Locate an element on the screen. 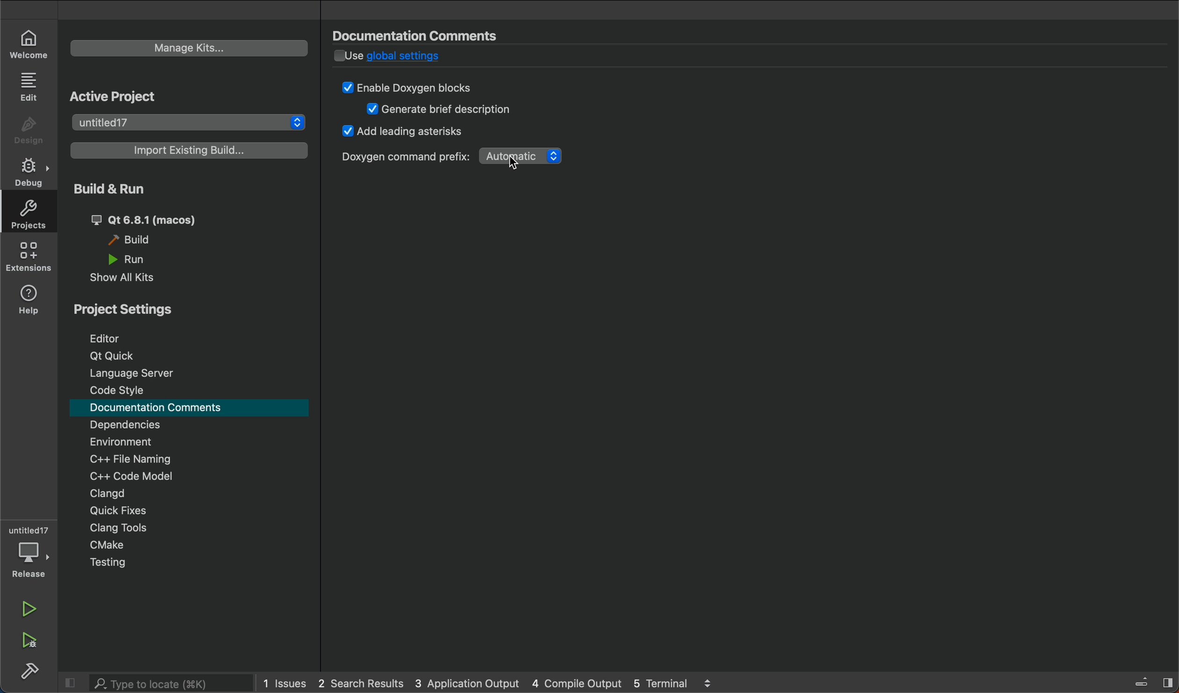 This screenshot has height=693, width=1179. import build is located at coordinates (190, 150).